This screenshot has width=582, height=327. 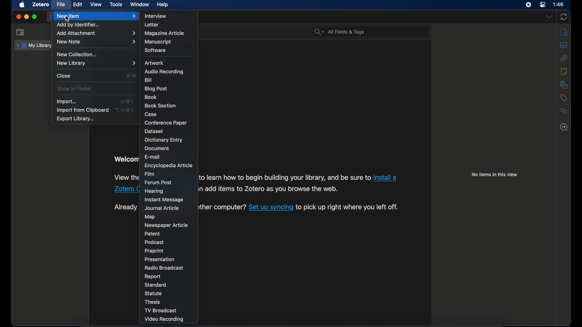 I want to click on no items in this view, so click(x=494, y=174).